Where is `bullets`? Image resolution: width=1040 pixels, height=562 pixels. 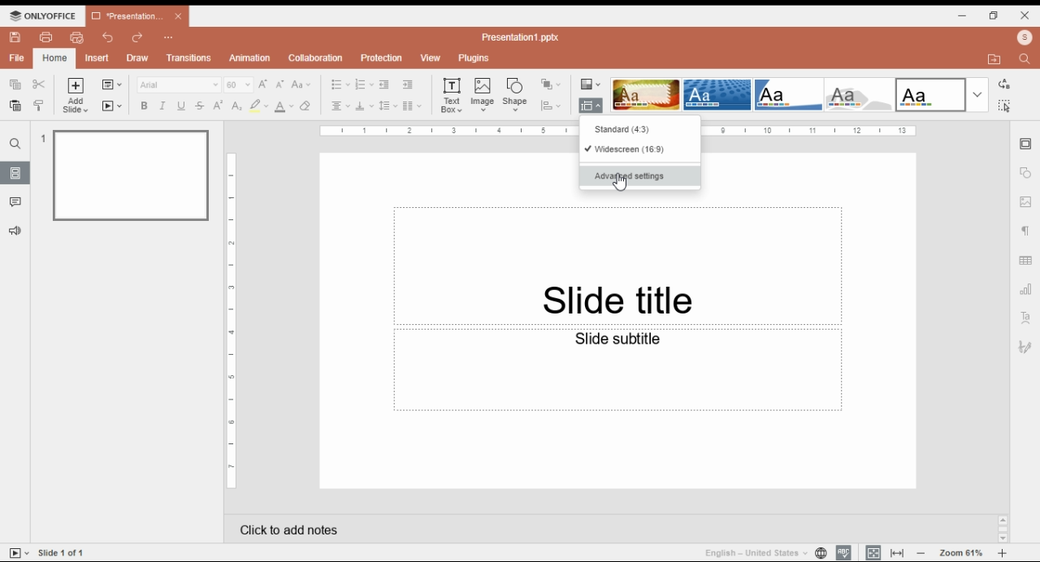 bullets is located at coordinates (340, 84).